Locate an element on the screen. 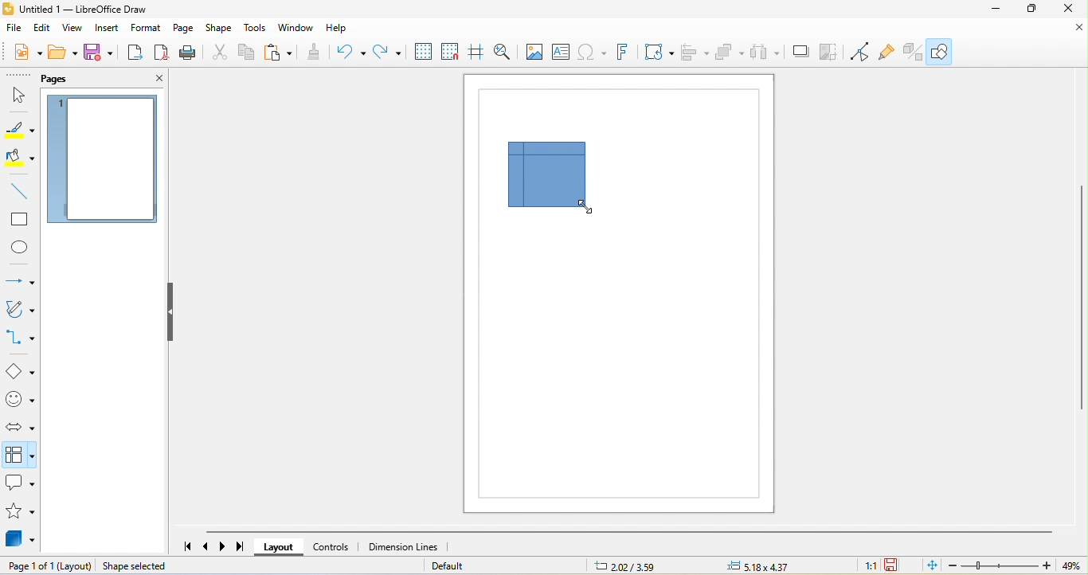 The height and width of the screenshot is (575, 1088). insert is located at coordinates (108, 30).